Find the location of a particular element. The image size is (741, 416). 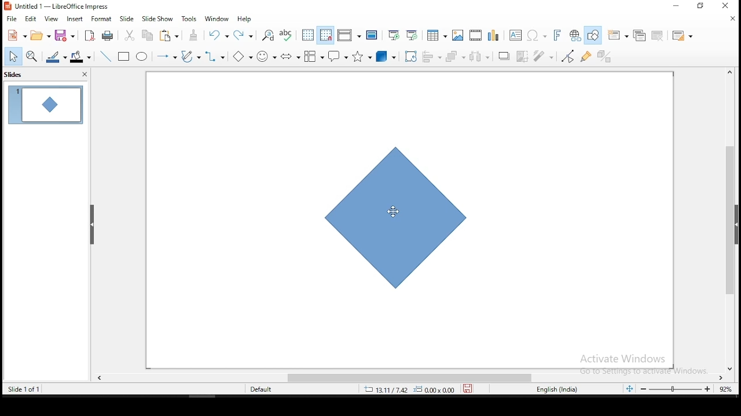

view is located at coordinates (50, 18).